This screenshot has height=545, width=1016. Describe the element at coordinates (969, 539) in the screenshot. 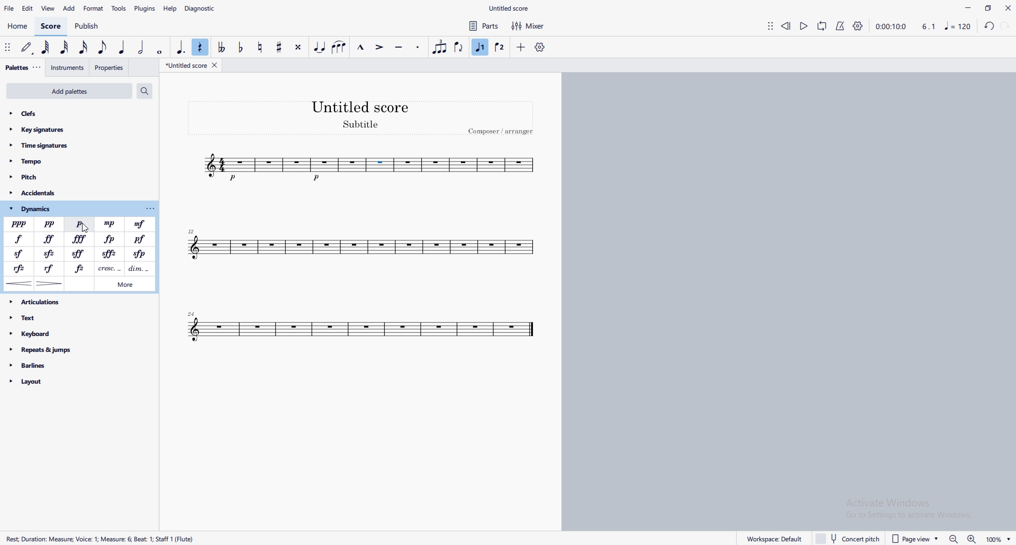

I see `zoom out` at that location.